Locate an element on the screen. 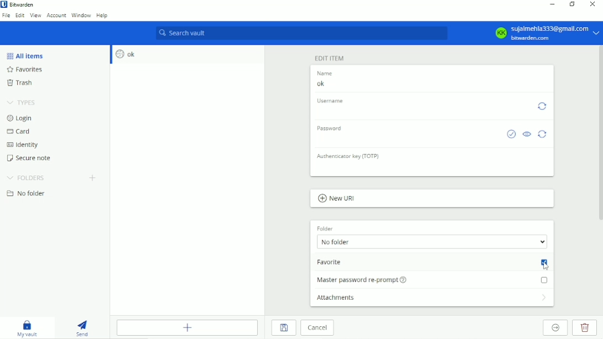 The height and width of the screenshot is (339, 603). Window is located at coordinates (81, 15).